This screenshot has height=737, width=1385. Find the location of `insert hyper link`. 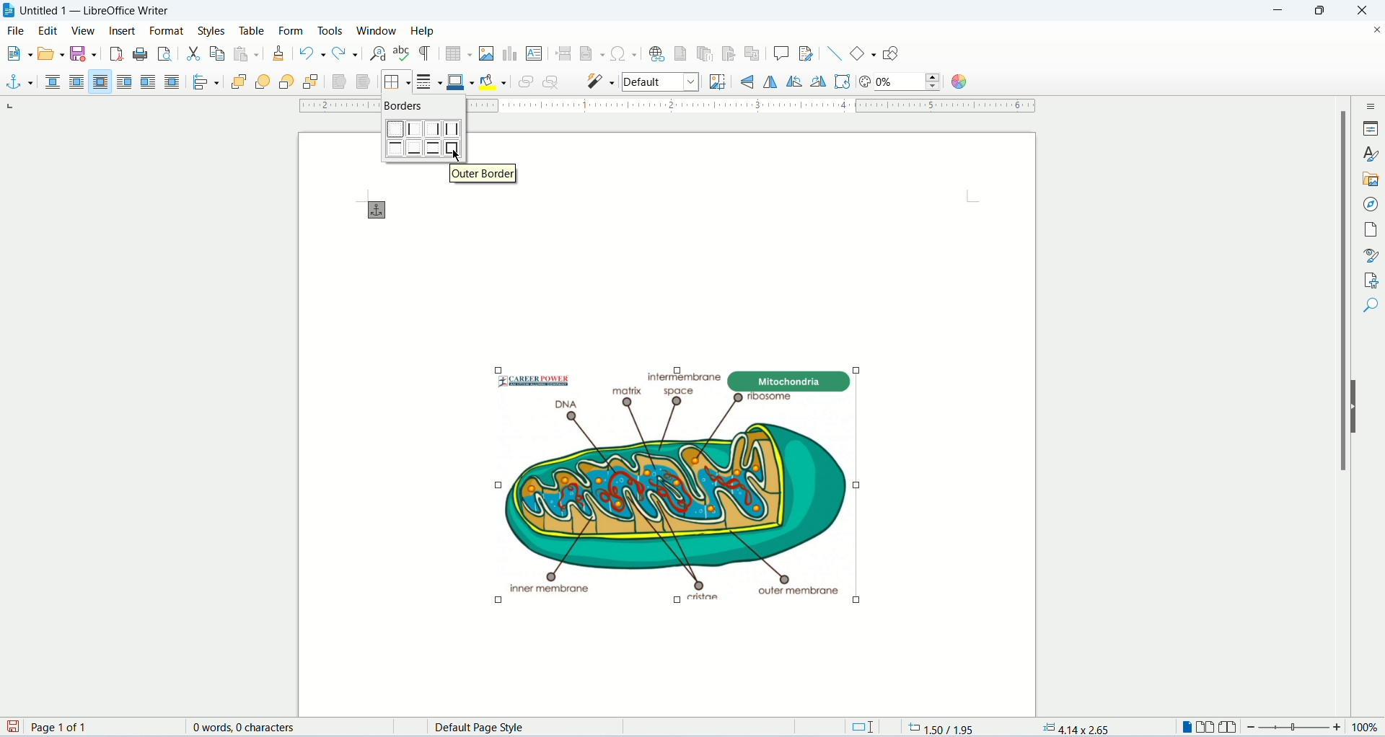

insert hyper link is located at coordinates (657, 53).